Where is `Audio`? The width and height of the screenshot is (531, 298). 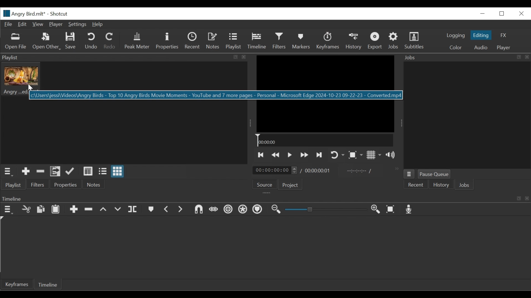
Audio is located at coordinates (480, 47).